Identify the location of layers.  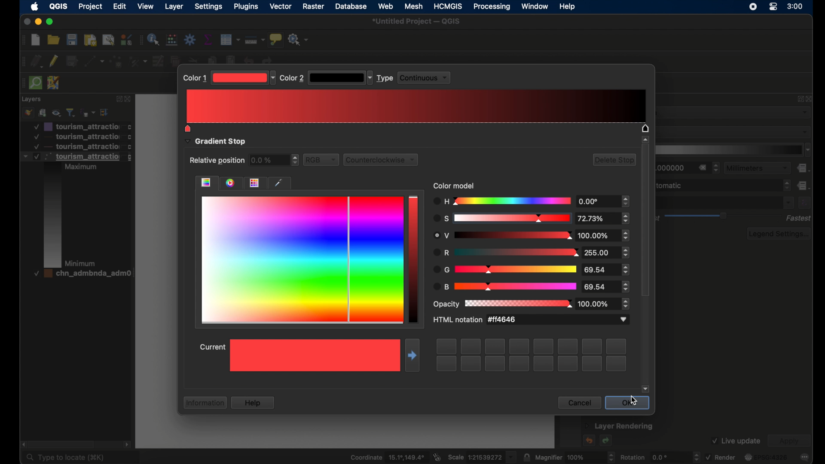
(32, 99).